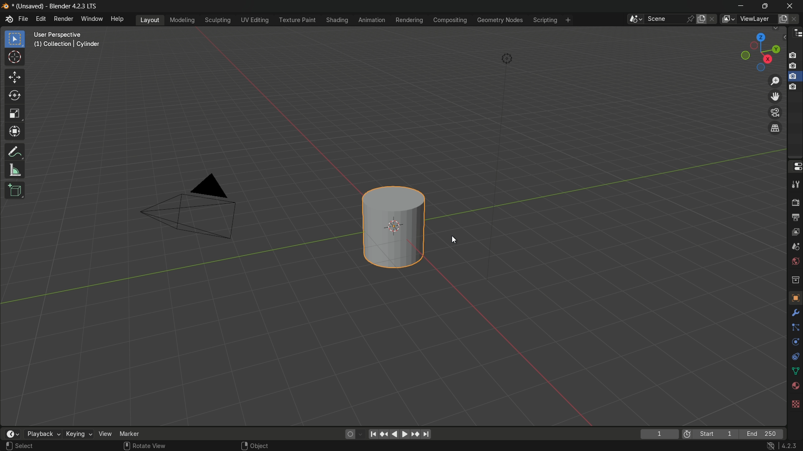 Image resolution: width=803 pixels, height=451 pixels. Describe the element at coordinates (409, 20) in the screenshot. I see `rendering` at that location.